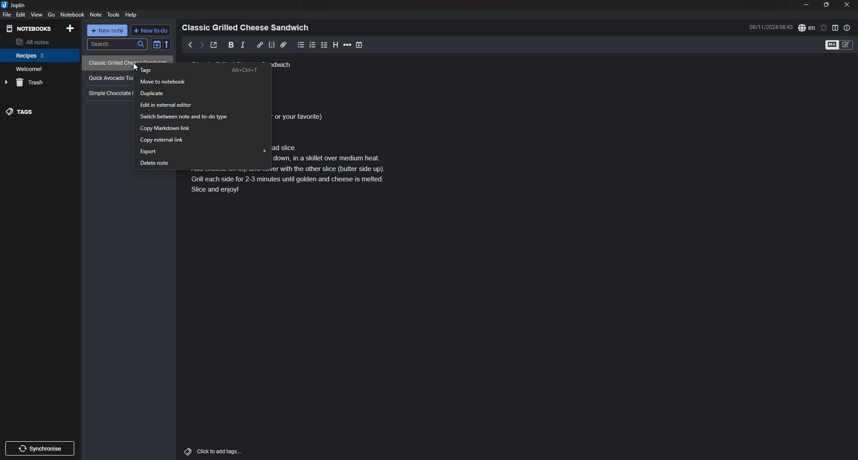  Describe the element at coordinates (231, 45) in the screenshot. I see `bold` at that location.